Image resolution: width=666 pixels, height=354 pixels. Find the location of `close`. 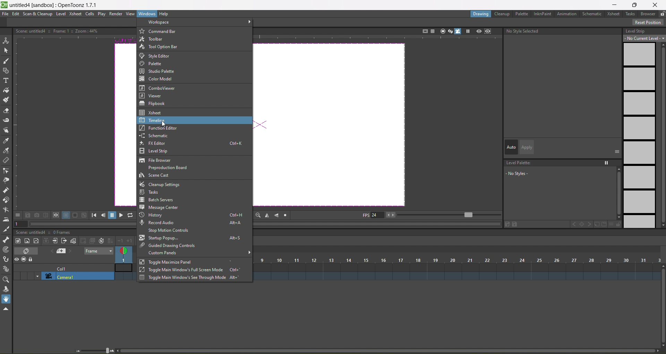

close is located at coordinates (657, 4).